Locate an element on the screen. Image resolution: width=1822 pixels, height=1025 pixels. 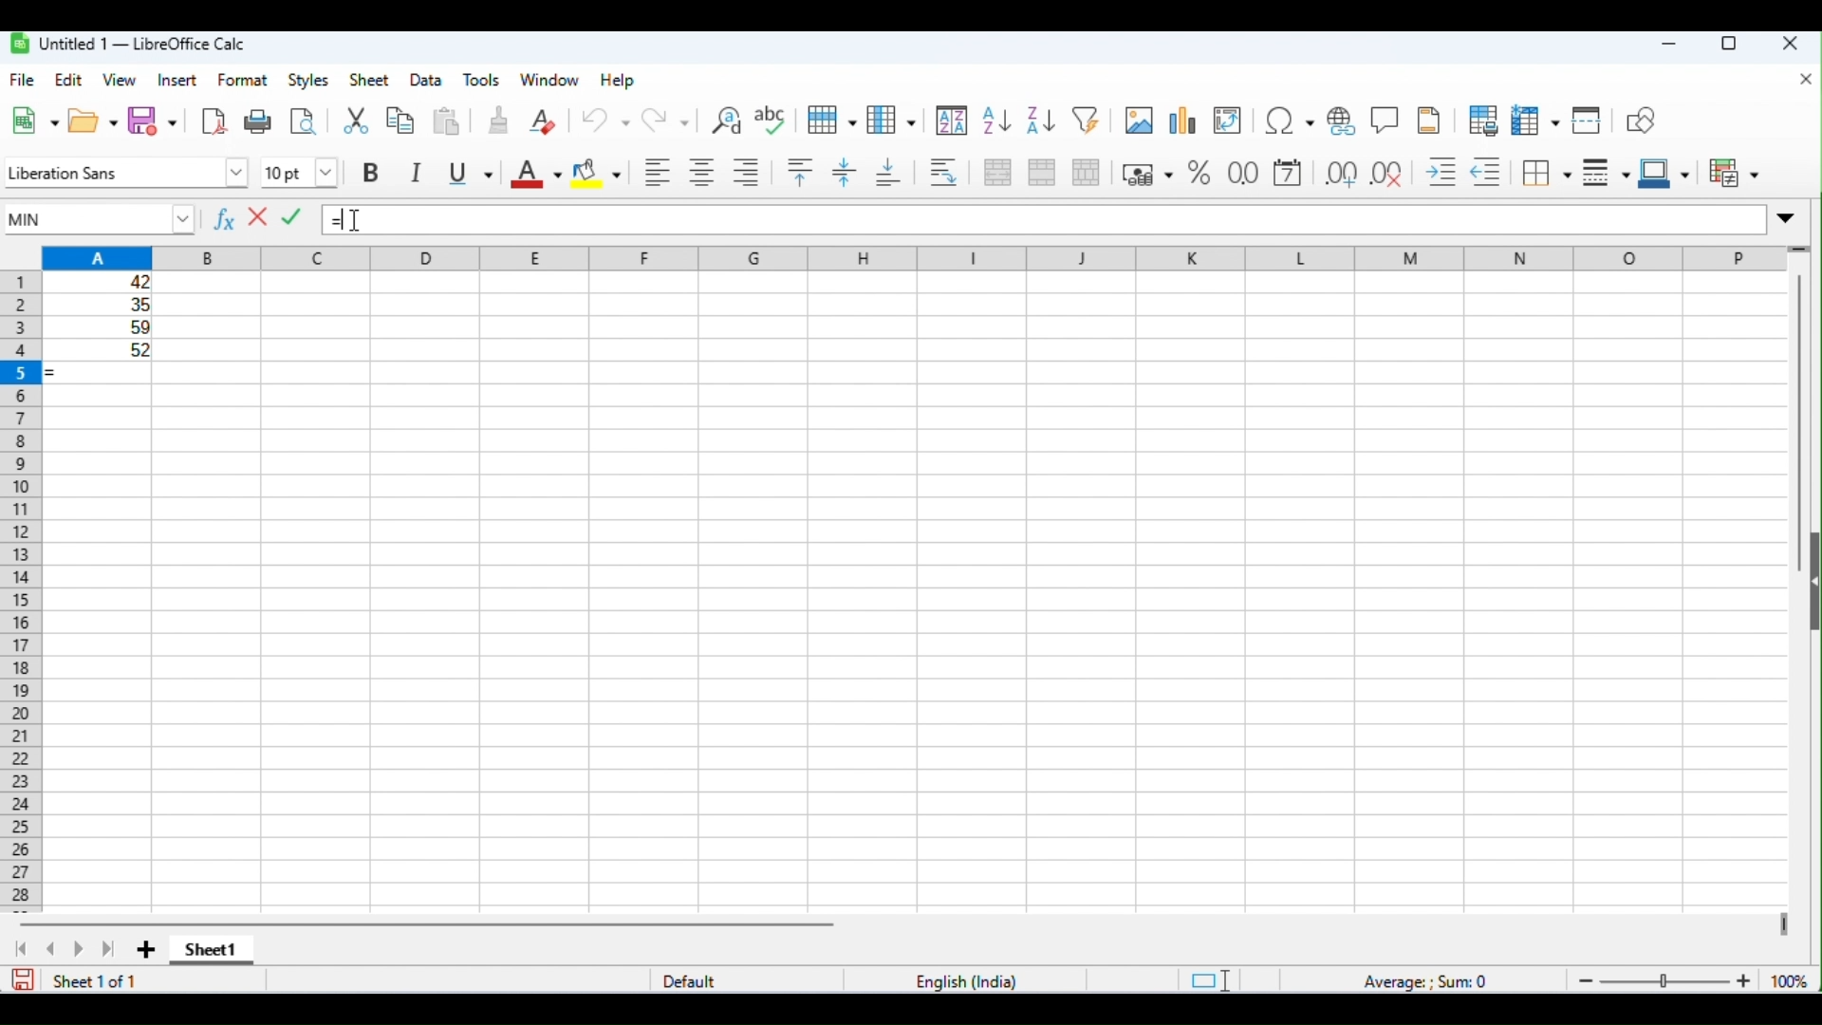
add decimal place is located at coordinates (1340, 173).